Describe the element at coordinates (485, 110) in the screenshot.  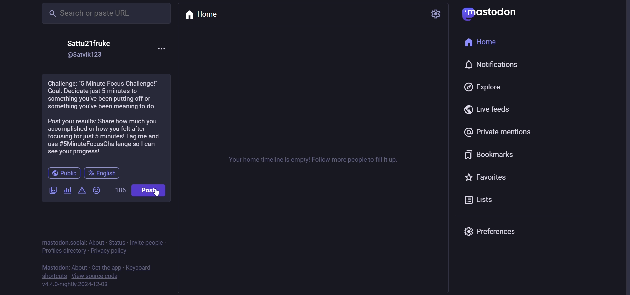
I see `live feed` at that location.